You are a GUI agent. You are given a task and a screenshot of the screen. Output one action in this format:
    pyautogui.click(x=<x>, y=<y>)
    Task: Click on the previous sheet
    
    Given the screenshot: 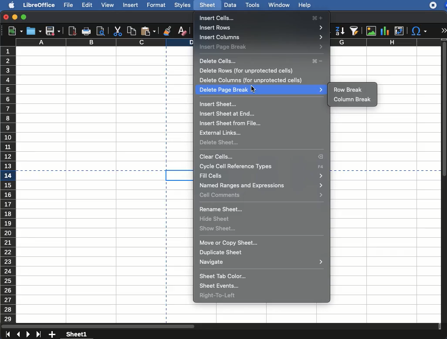 What is the action you would take?
    pyautogui.click(x=19, y=335)
    